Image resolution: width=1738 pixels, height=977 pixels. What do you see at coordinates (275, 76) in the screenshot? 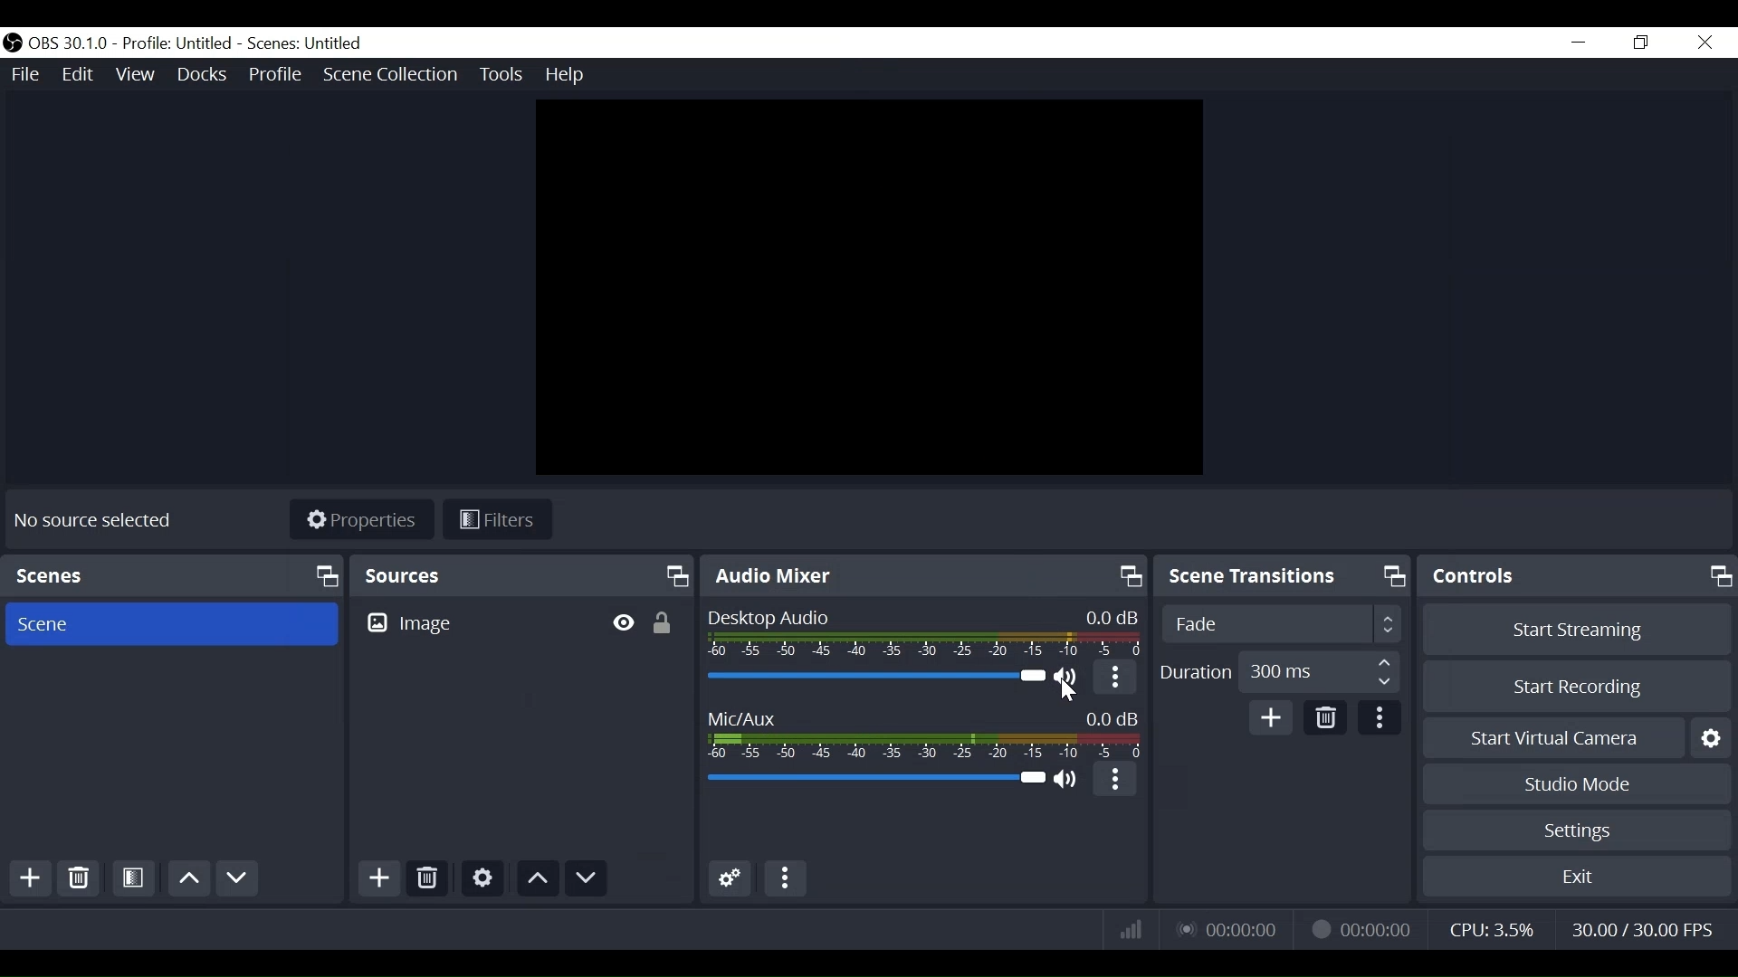
I see `Profile` at bounding box center [275, 76].